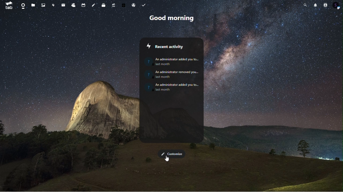 This screenshot has height=192, width=343. Describe the element at coordinates (54, 5) in the screenshot. I see `activity` at that location.